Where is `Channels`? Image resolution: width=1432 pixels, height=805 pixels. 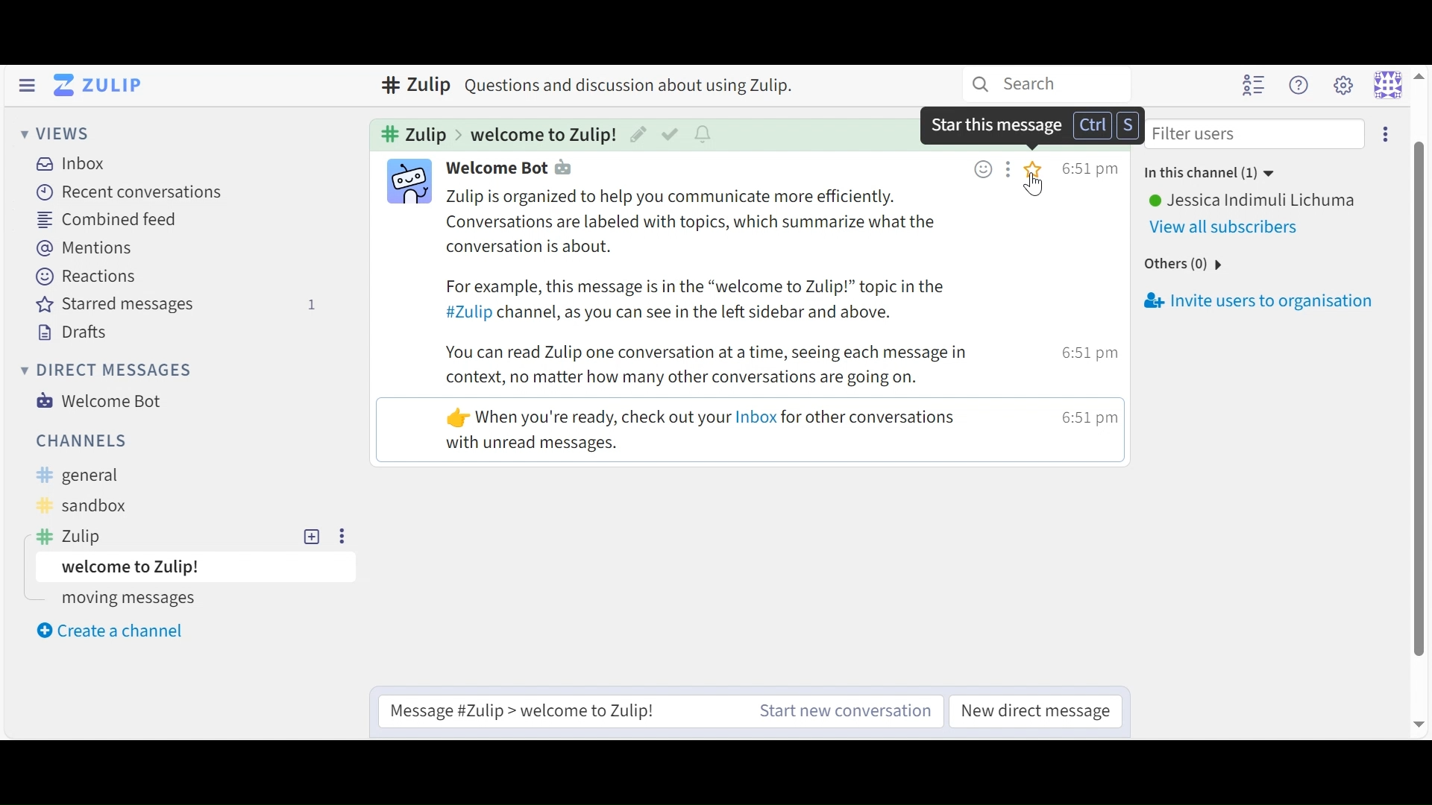
Channels is located at coordinates (78, 442).